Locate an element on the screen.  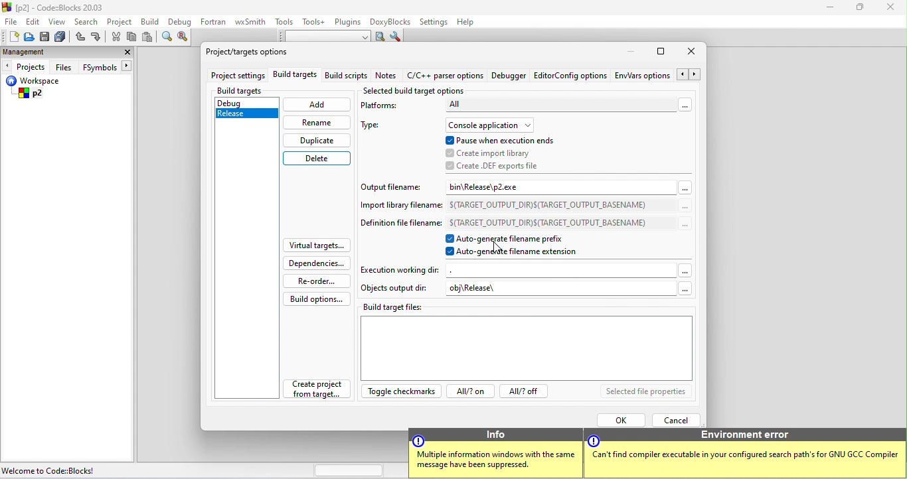
duplicate is located at coordinates (316, 141).